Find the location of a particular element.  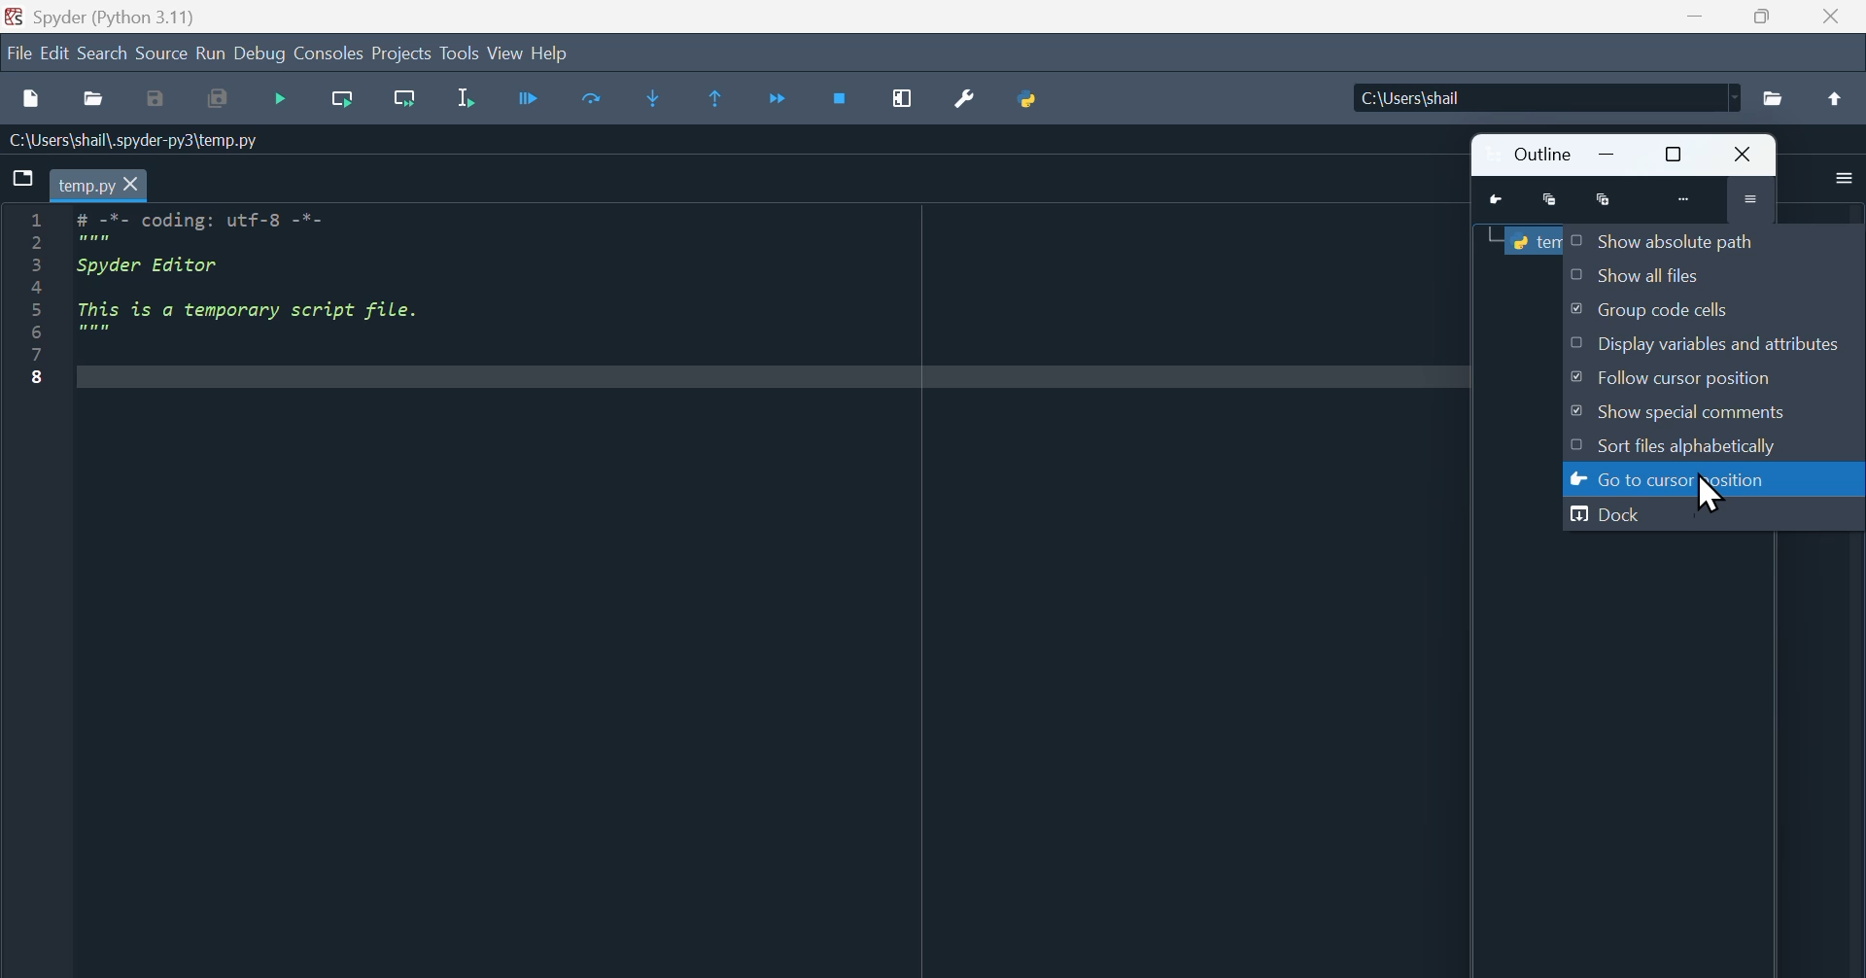

Display variable and attributes is located at coordinates (1708, 342).